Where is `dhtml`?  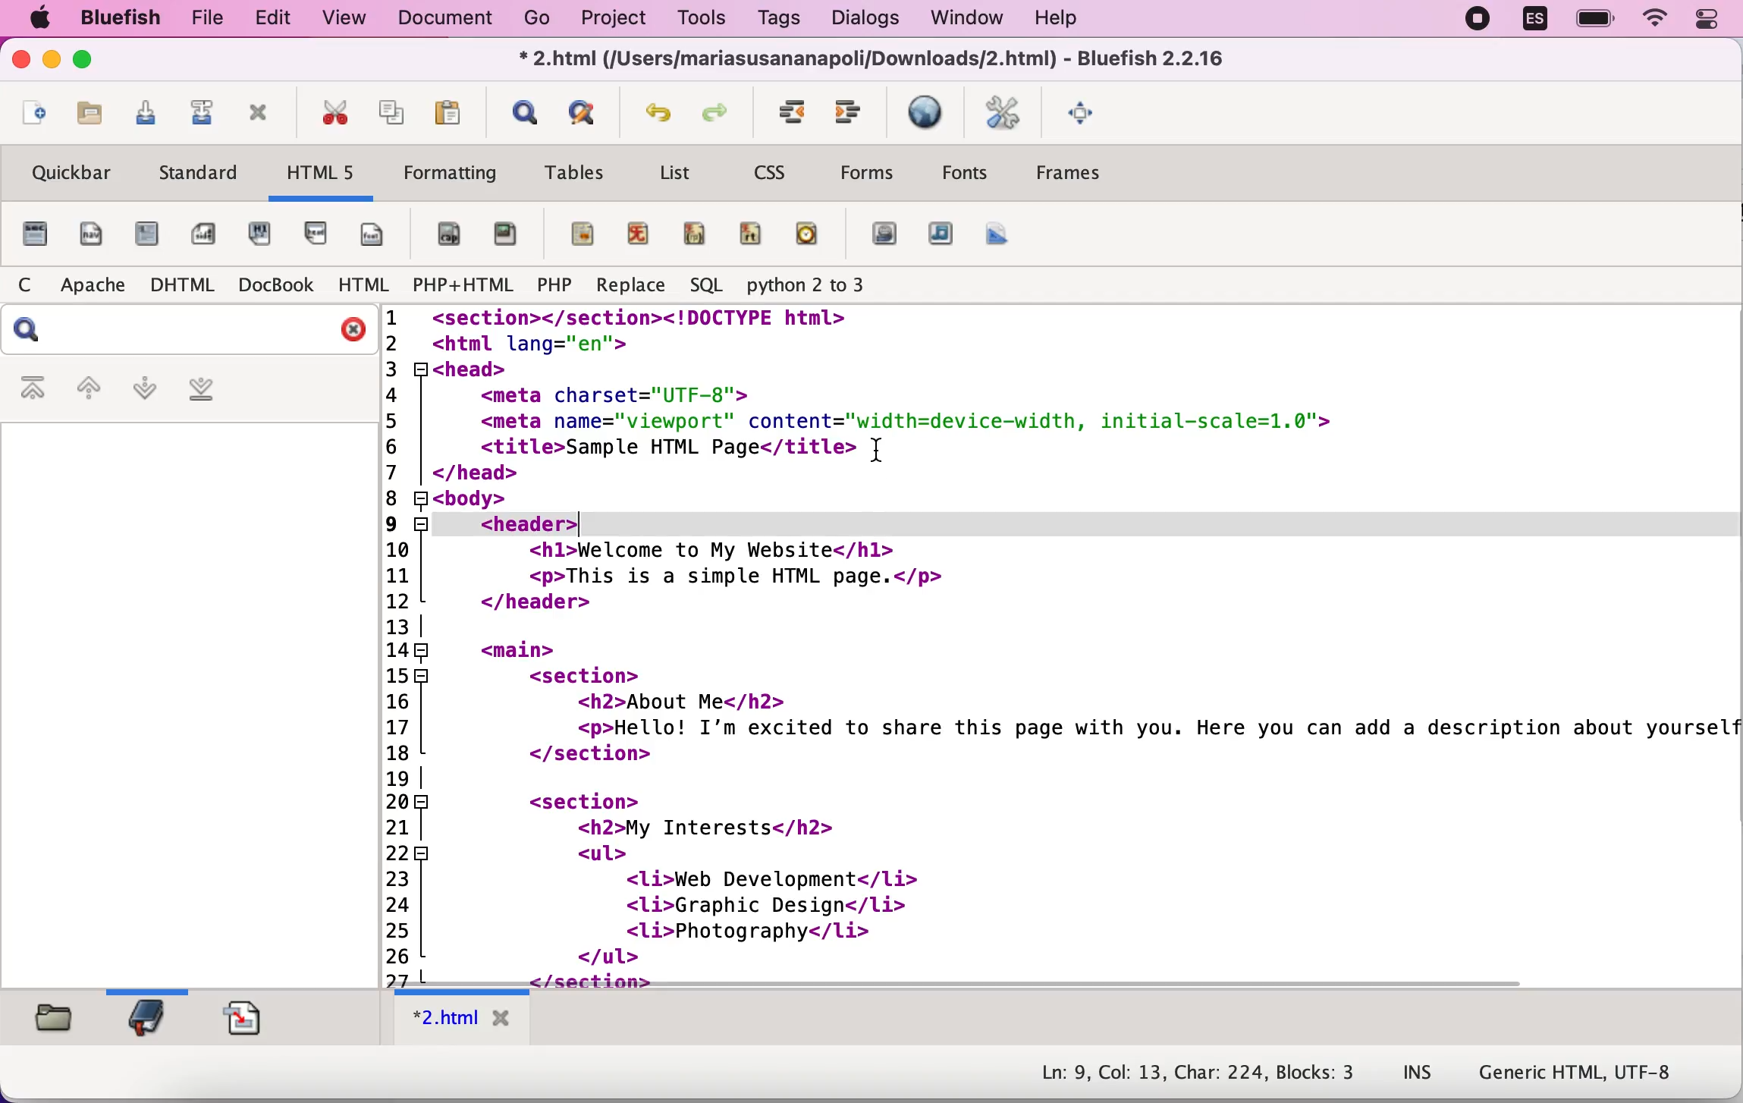 dhtml is located at coordinates (184, 287).